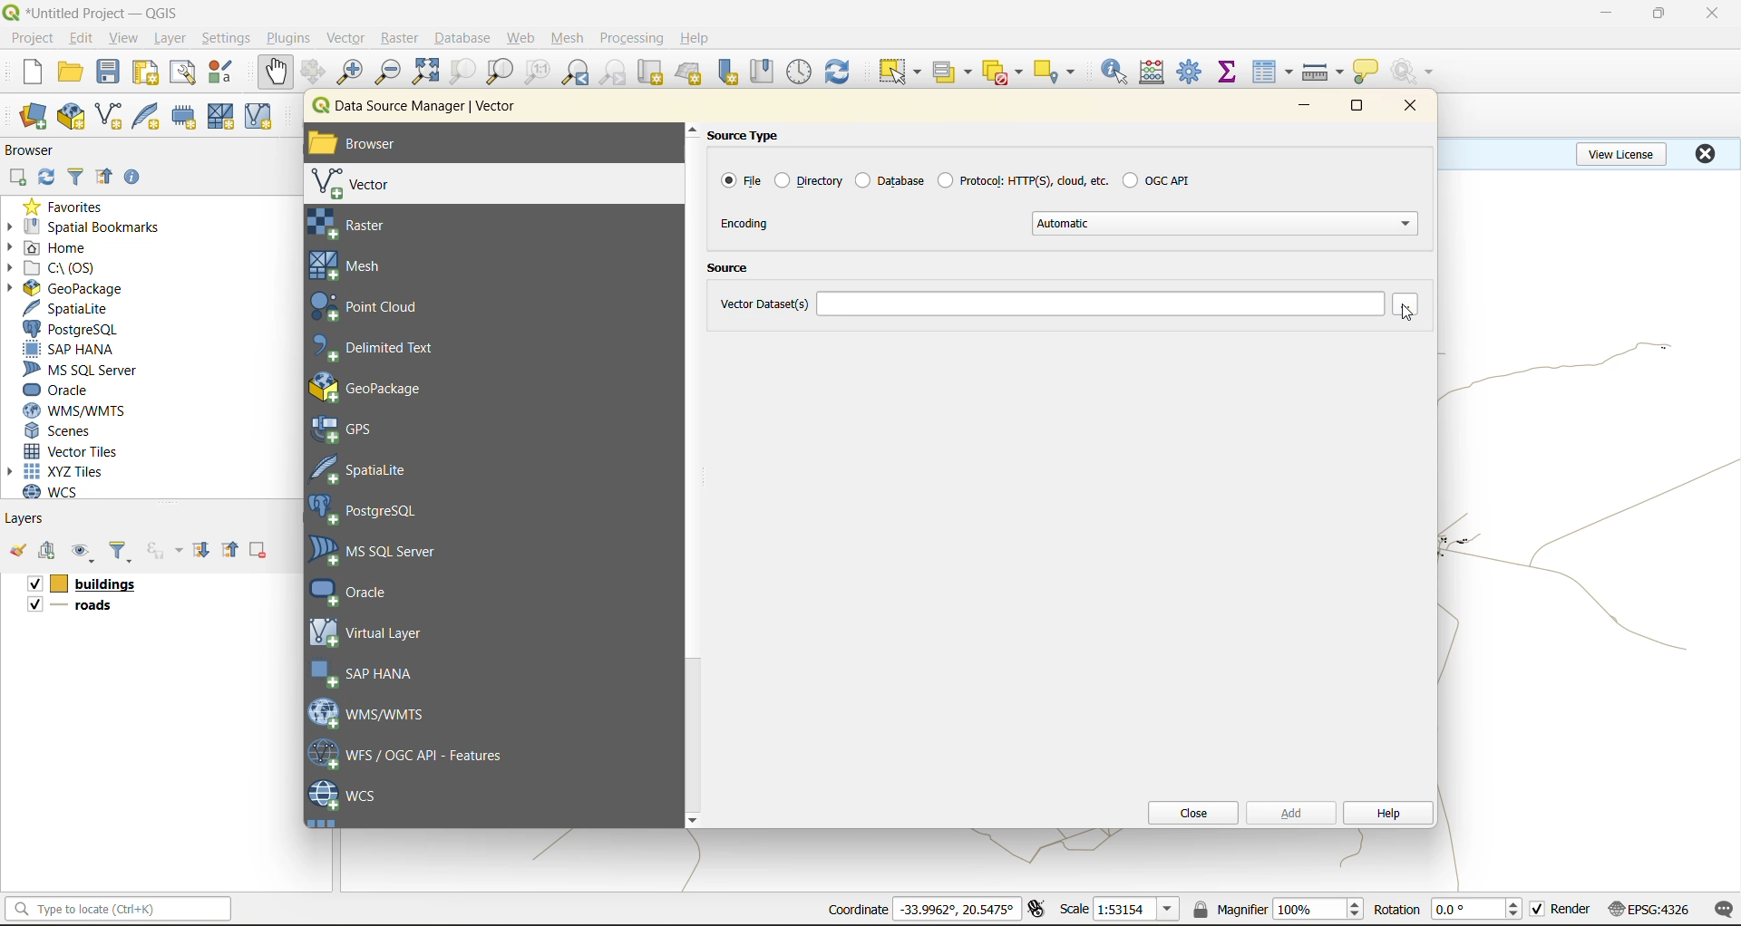 Image resolution: width=1741 pixels, height=926 pixels. I want to click on zoom last, so click(575, 72).